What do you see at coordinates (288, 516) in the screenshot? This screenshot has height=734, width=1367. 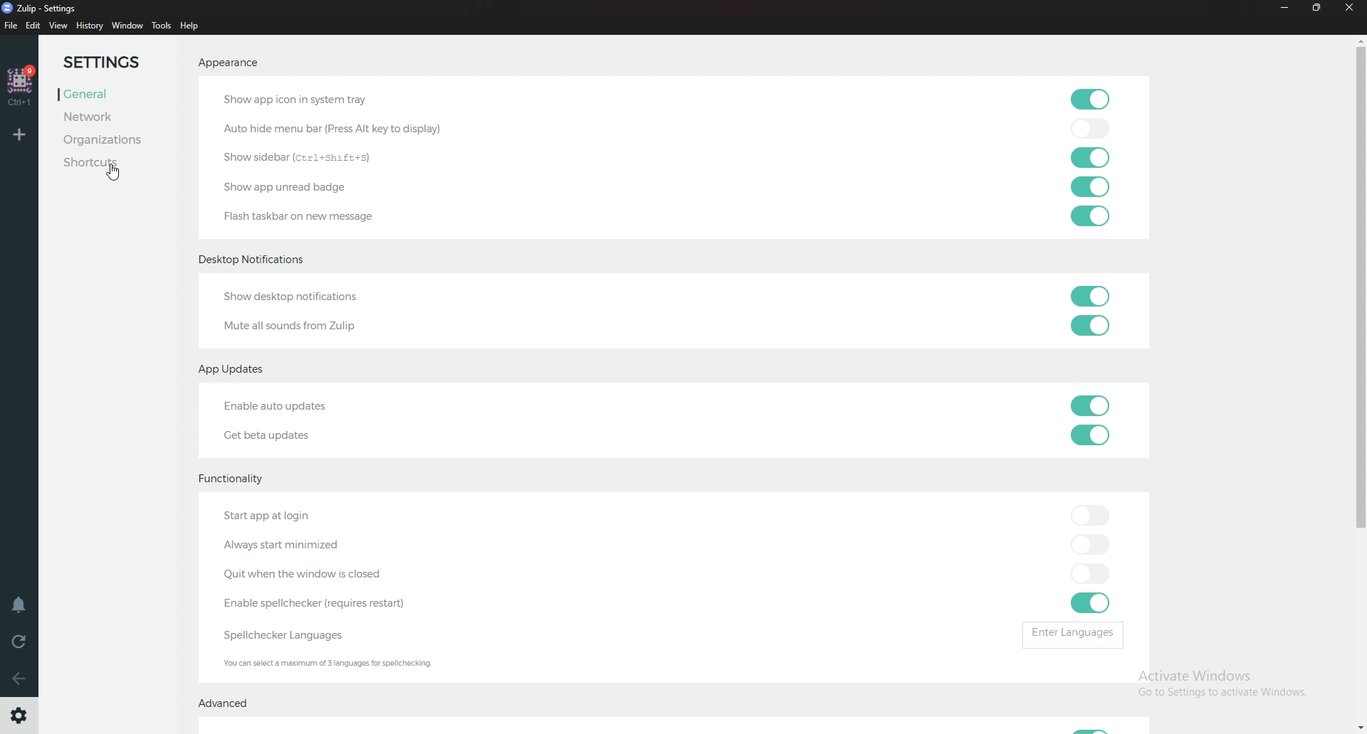 I see `Start app at login` at bounding box center [288, 516].